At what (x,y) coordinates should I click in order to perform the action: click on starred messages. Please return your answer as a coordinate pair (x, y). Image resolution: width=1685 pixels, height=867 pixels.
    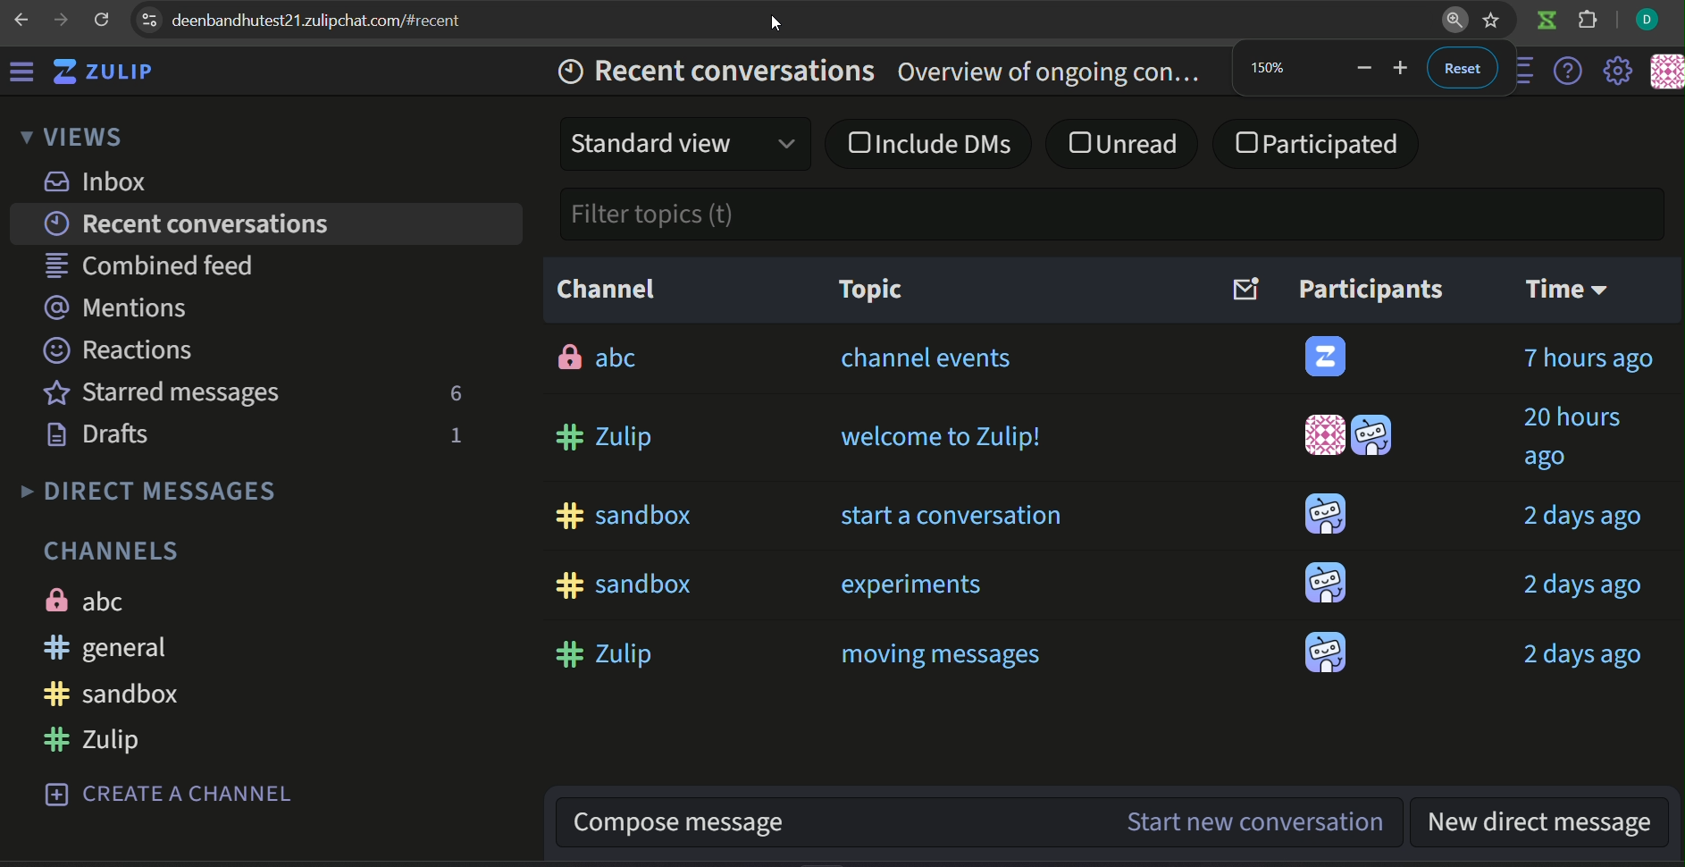
    Looking at the image, I should click on (161, 393).